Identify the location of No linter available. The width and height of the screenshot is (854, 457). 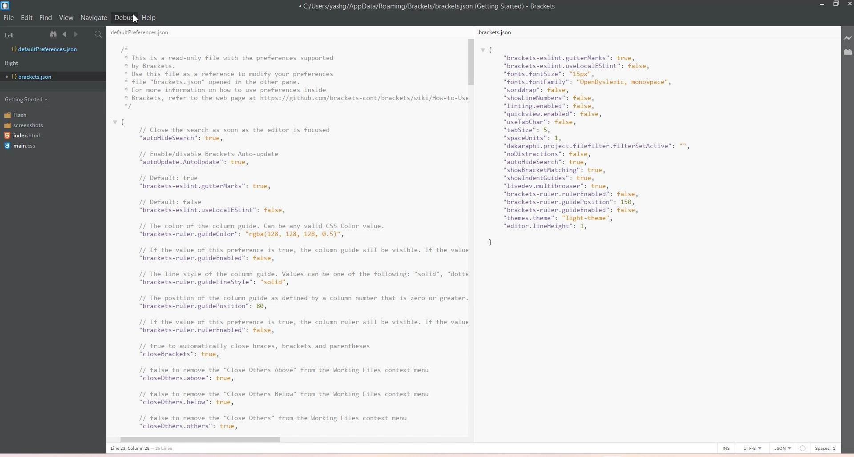
(802, 449).